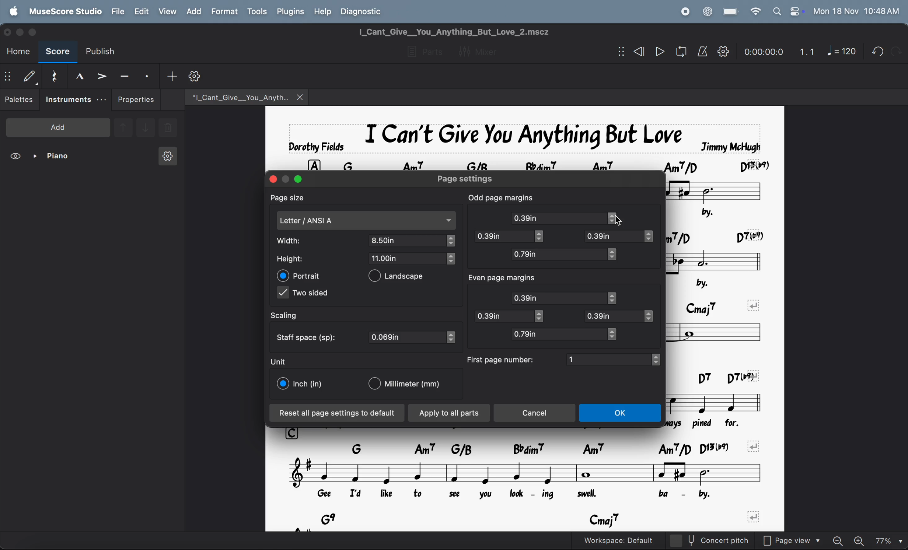  Describe the element at coordinates (841, 538) in the screenshot. I see `zoom out` at that location.